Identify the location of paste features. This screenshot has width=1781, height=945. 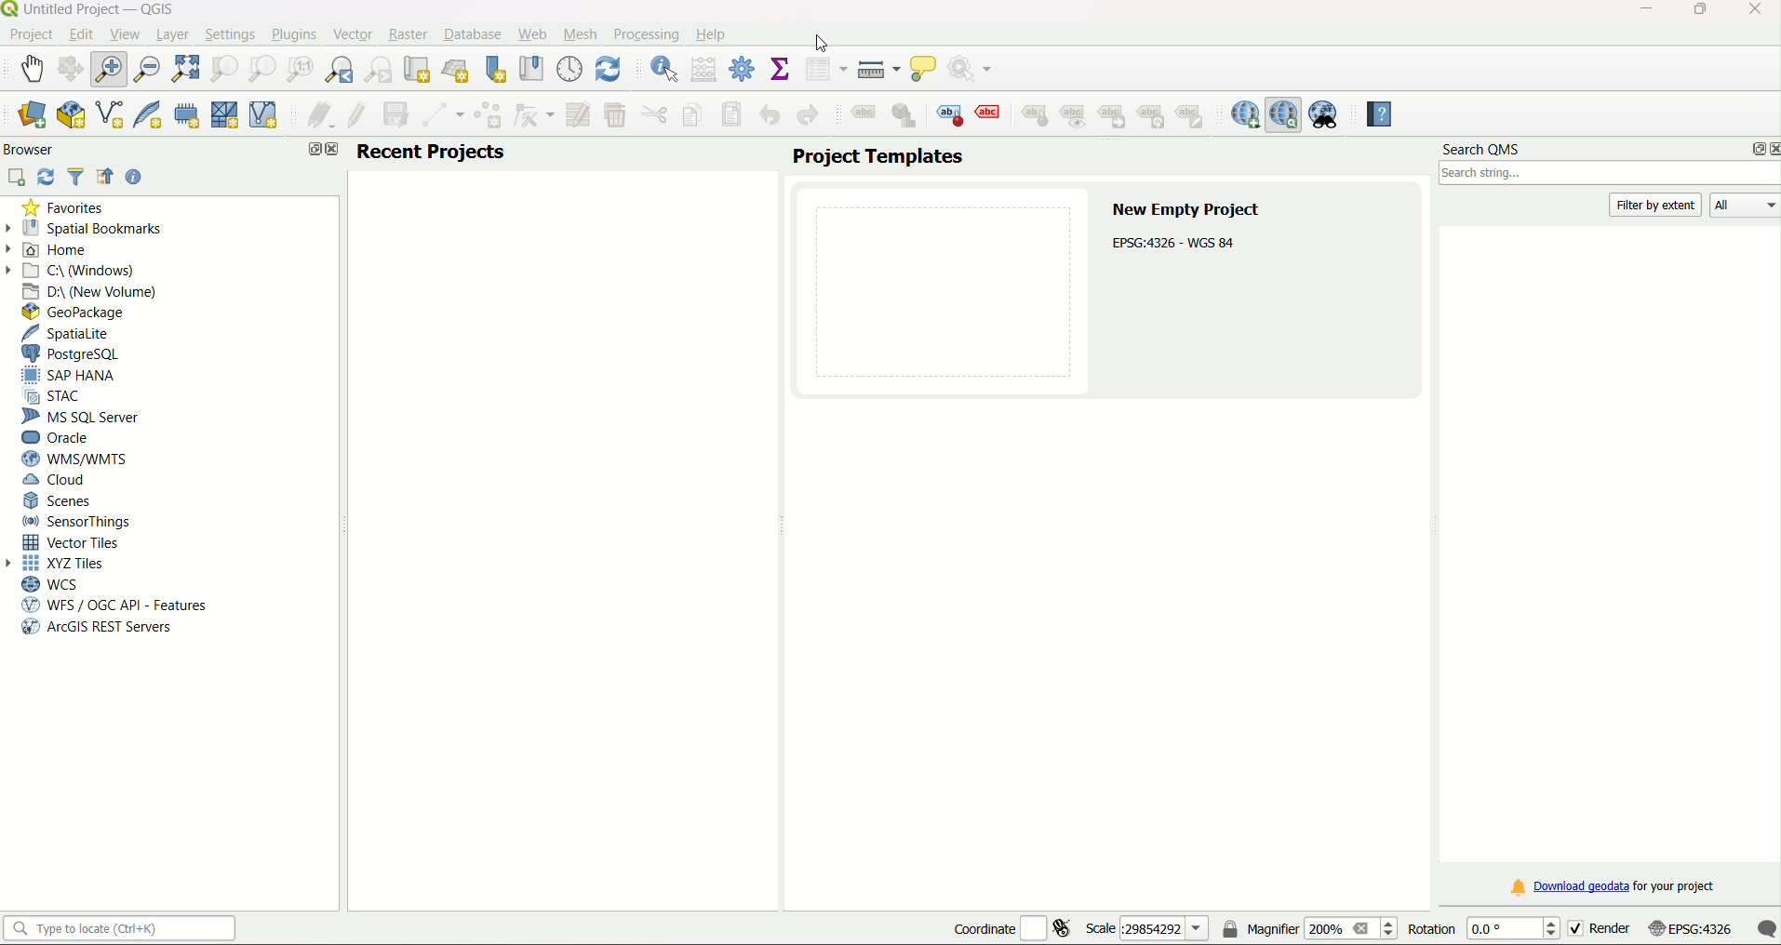
(730, 114).